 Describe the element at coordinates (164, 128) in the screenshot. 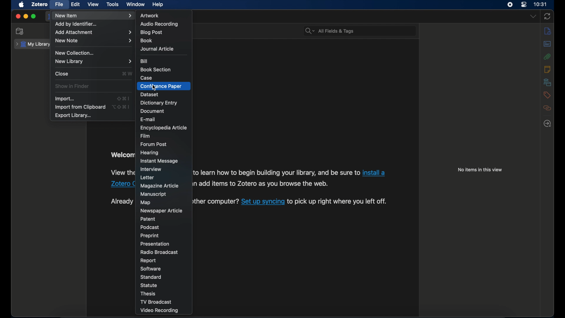

I see `encyclopedia article` at that location.